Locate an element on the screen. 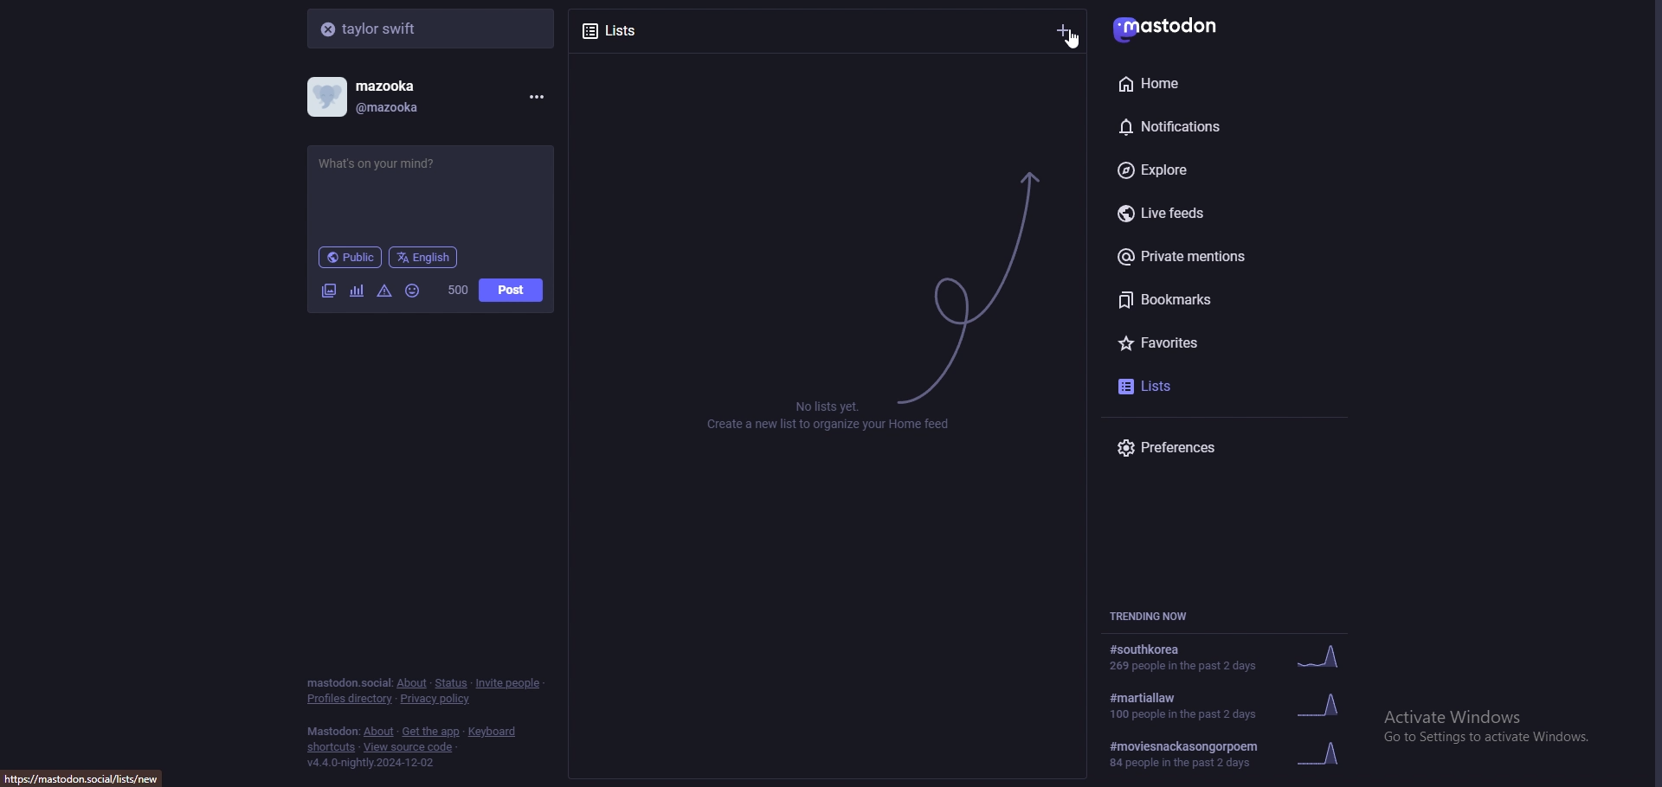  get the app is located at coordinates (431, 732).